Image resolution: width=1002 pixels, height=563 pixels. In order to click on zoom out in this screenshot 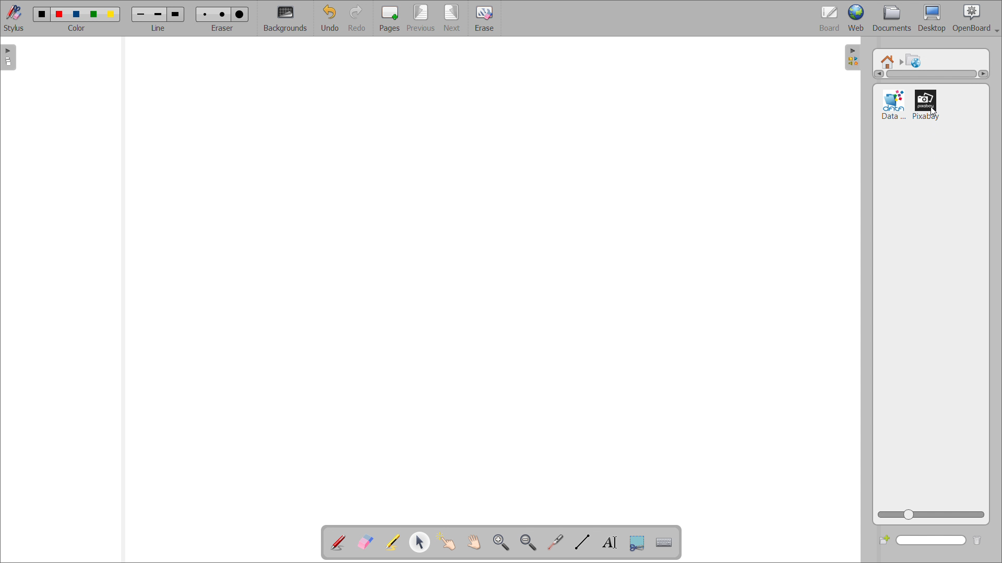, I will do `click(529, 542)`.